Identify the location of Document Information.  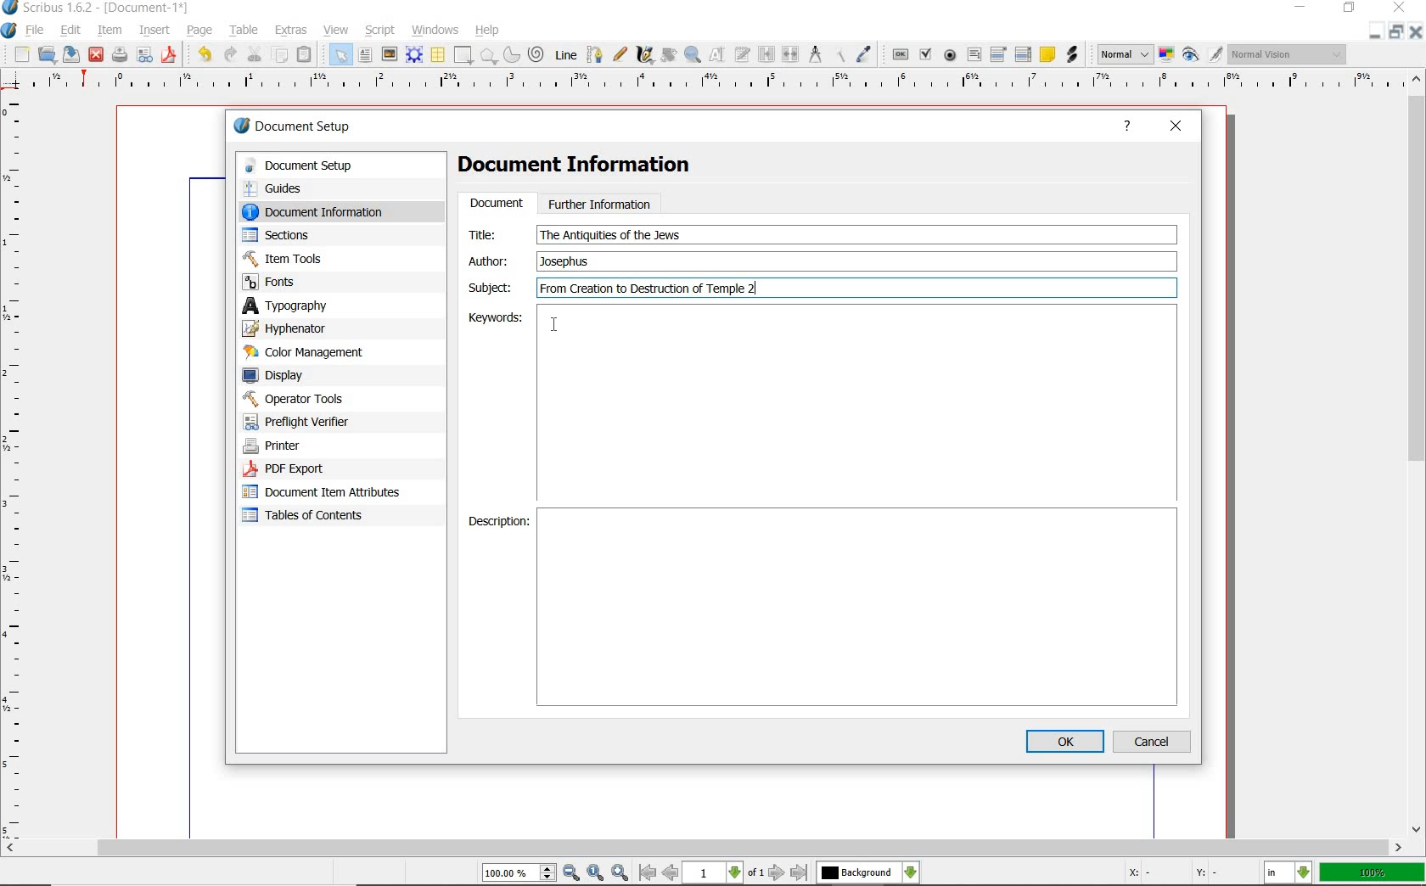
(588, 167).